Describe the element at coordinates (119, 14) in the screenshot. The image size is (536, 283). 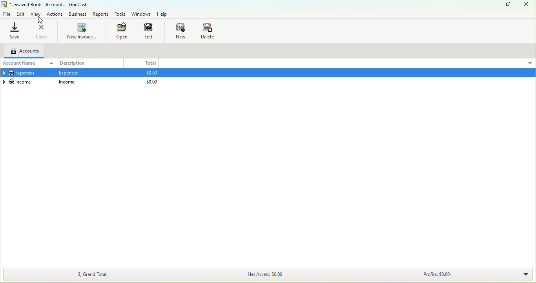
I see `Tools` at that location.